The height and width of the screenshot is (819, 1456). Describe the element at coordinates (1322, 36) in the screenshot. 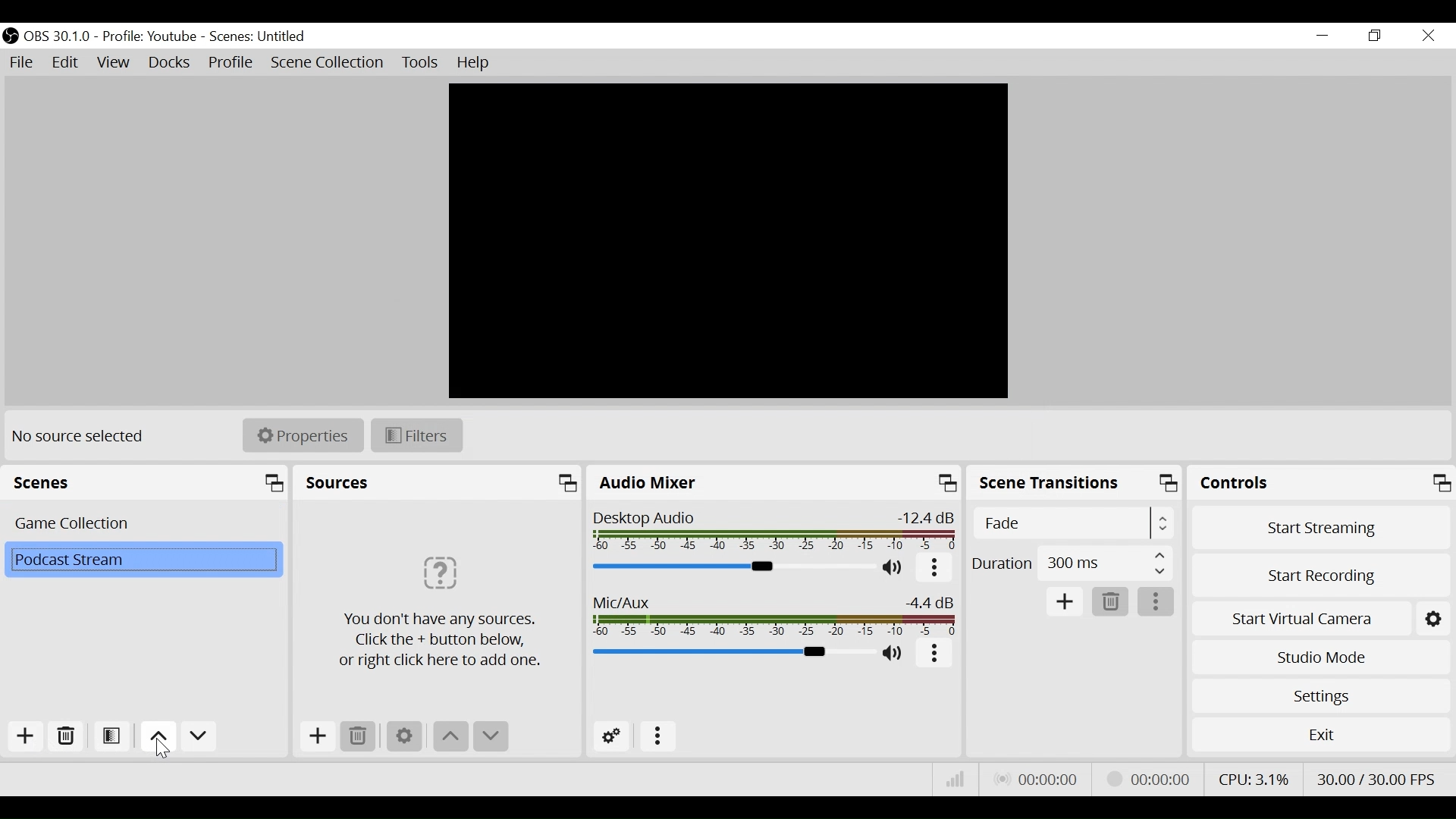

I see `minimize` at that location.